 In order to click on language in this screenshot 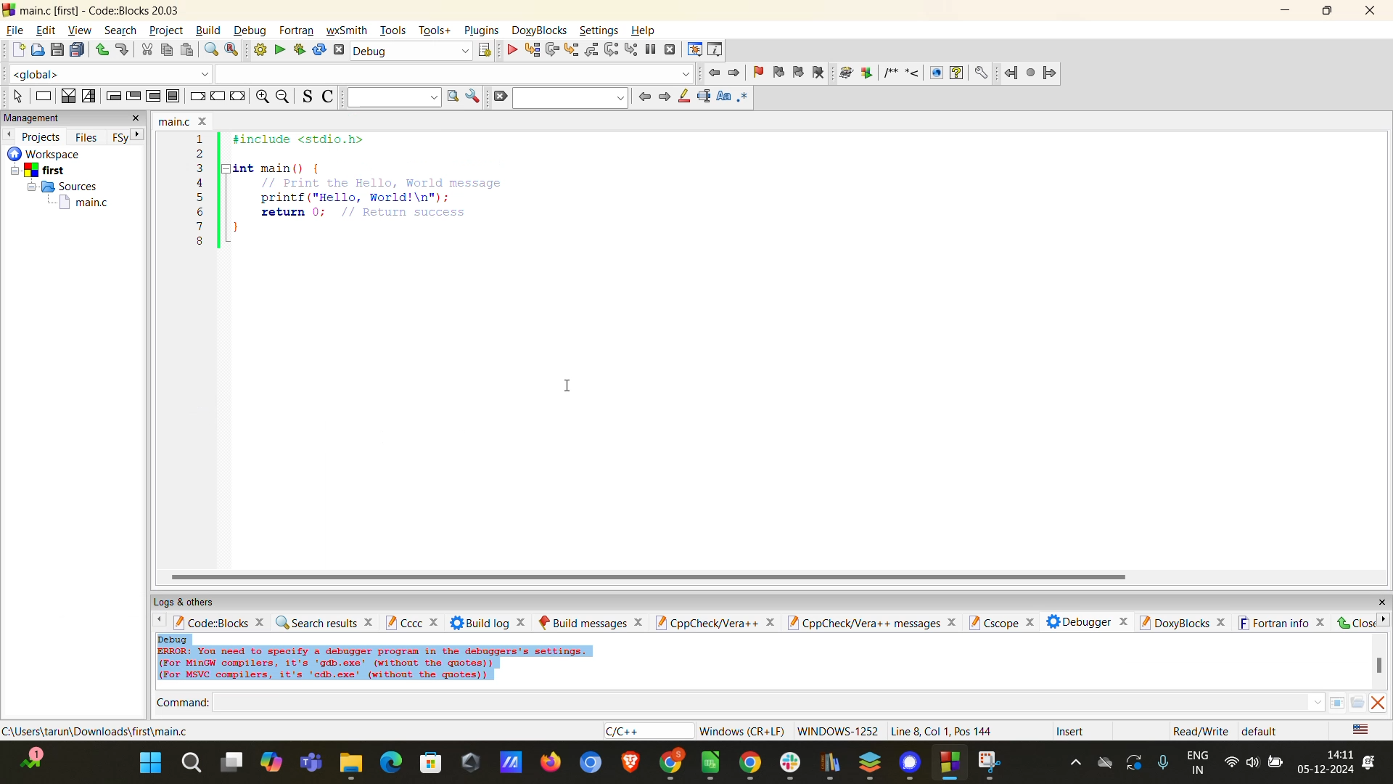, I will do `click(644, 729)`.